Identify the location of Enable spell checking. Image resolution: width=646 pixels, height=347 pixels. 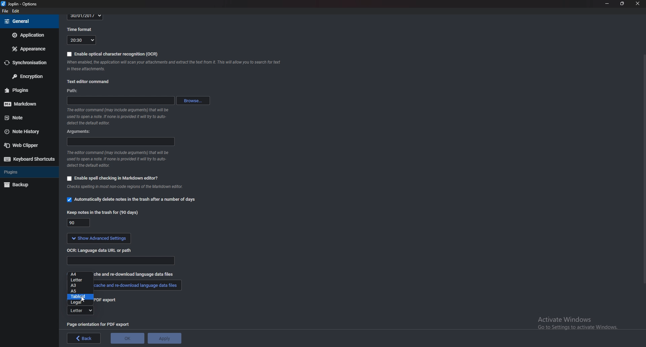
(112, 178).